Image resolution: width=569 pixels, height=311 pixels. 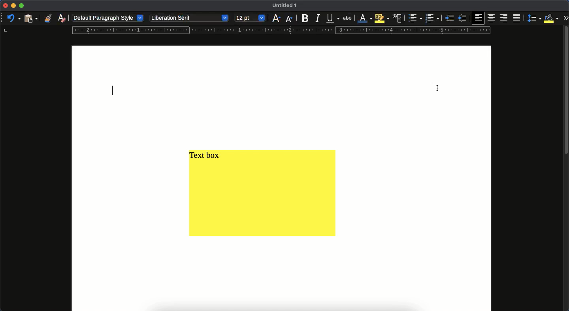 What do you see at coordinates (518, 19) in the screenshot?
I see `justify` at bounding box center [518, 19].